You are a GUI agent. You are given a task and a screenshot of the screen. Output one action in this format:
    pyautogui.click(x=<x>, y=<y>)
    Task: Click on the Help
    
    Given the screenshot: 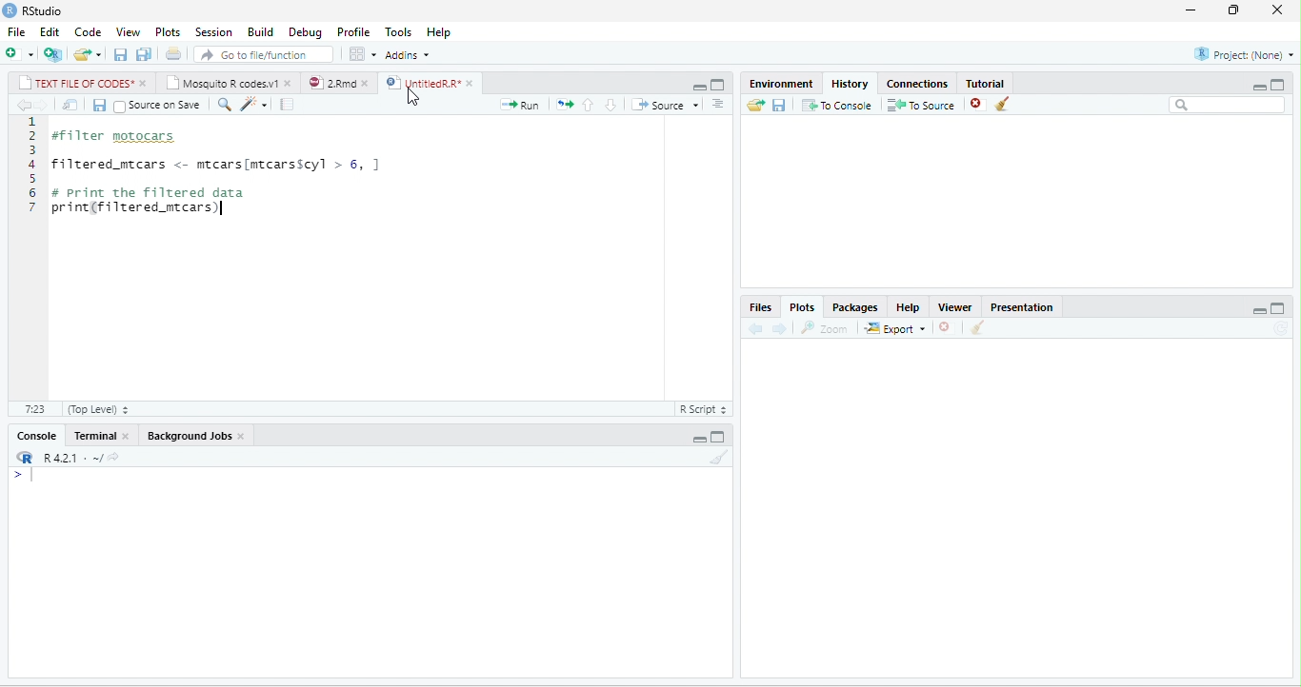 What is the action you would take?
    pyautogui.click(x=908, y=307)
    